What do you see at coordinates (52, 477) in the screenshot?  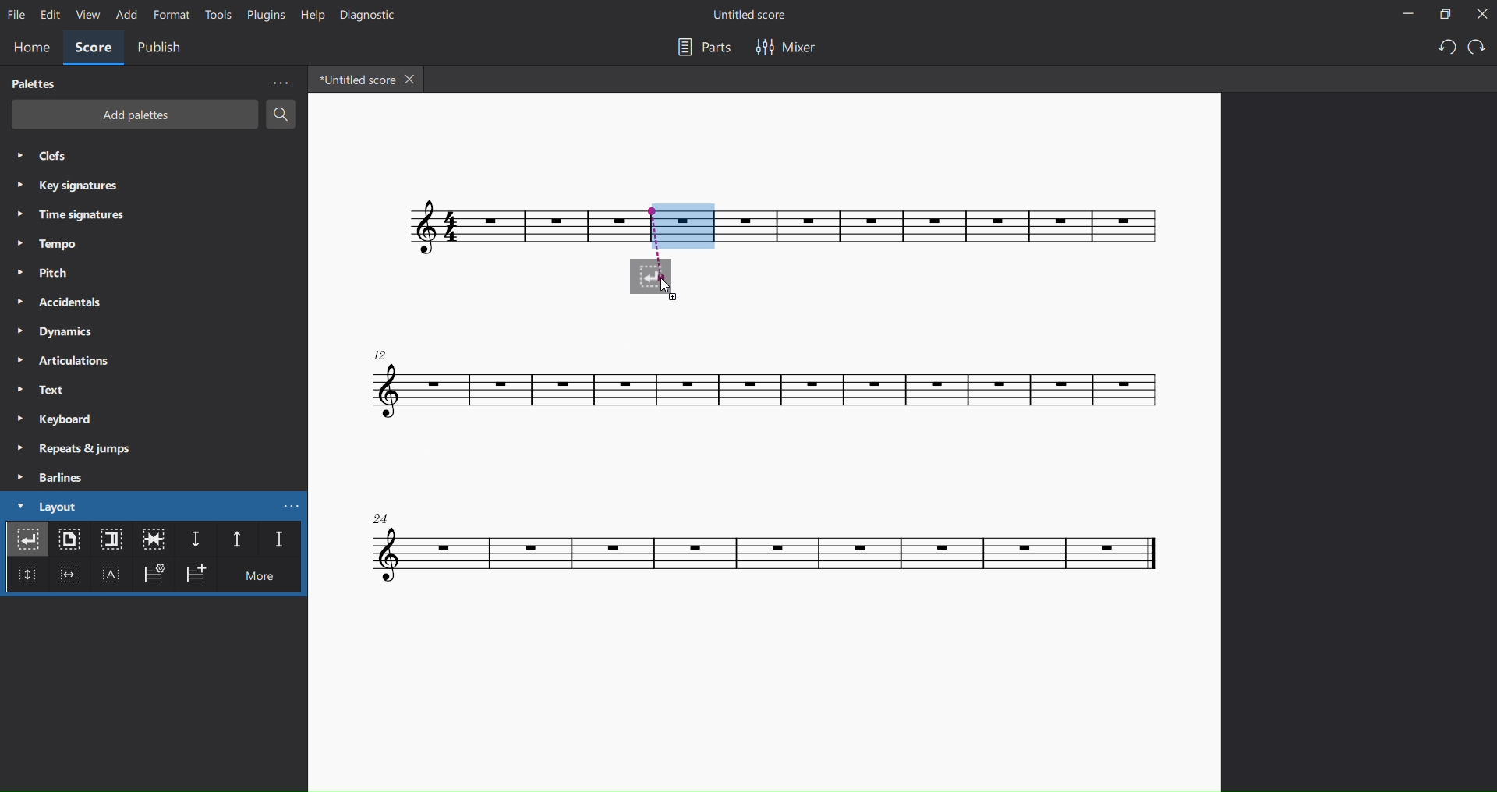 I see `barlines` at bounding box center [52, 477].